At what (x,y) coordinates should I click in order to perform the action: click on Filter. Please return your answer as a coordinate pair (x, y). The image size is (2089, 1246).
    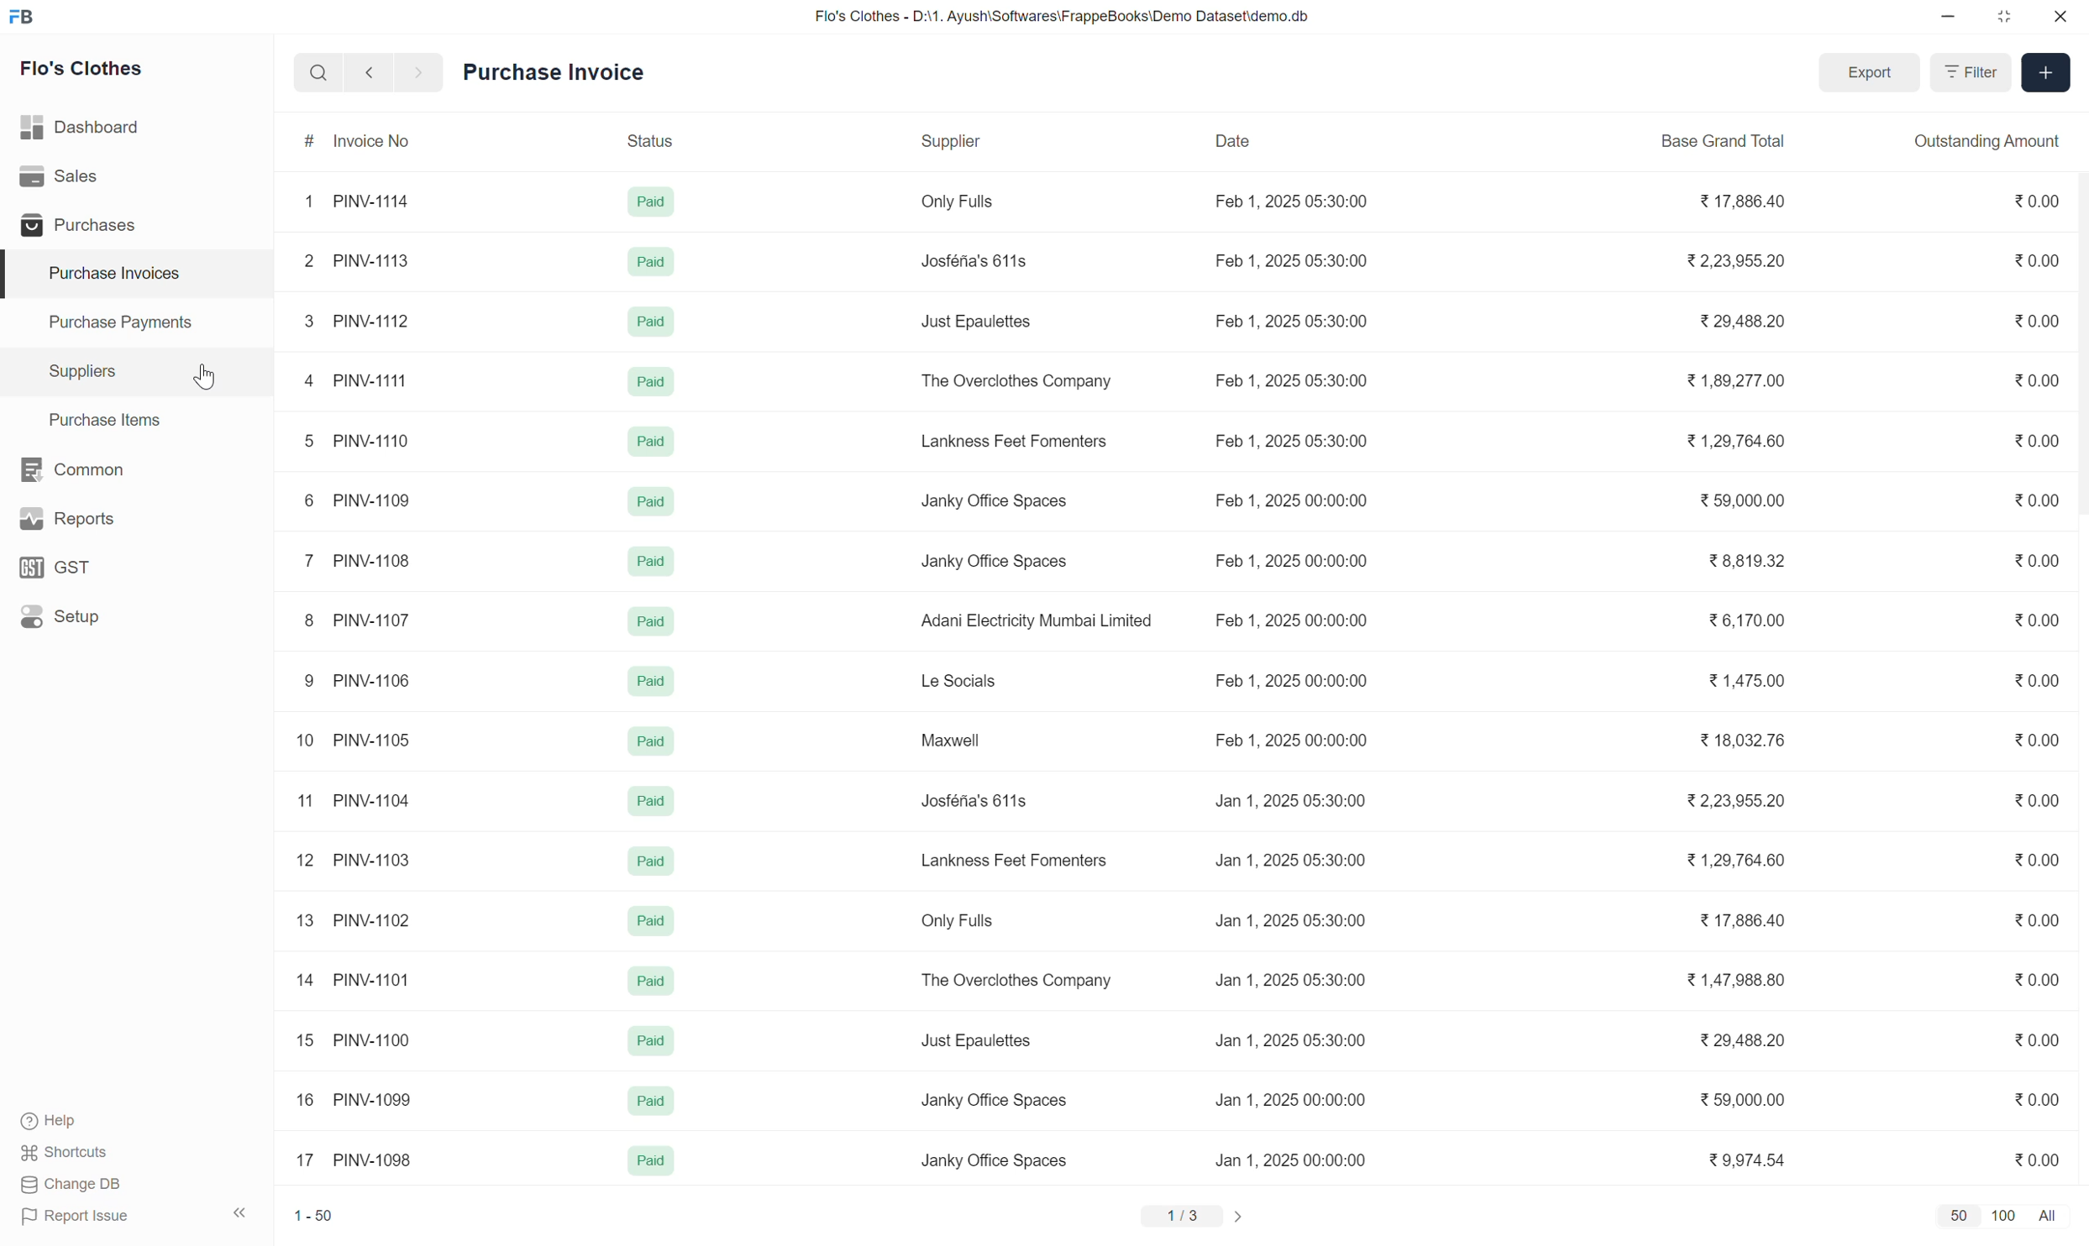
    Looking at the image, I should click on (1968, 71).